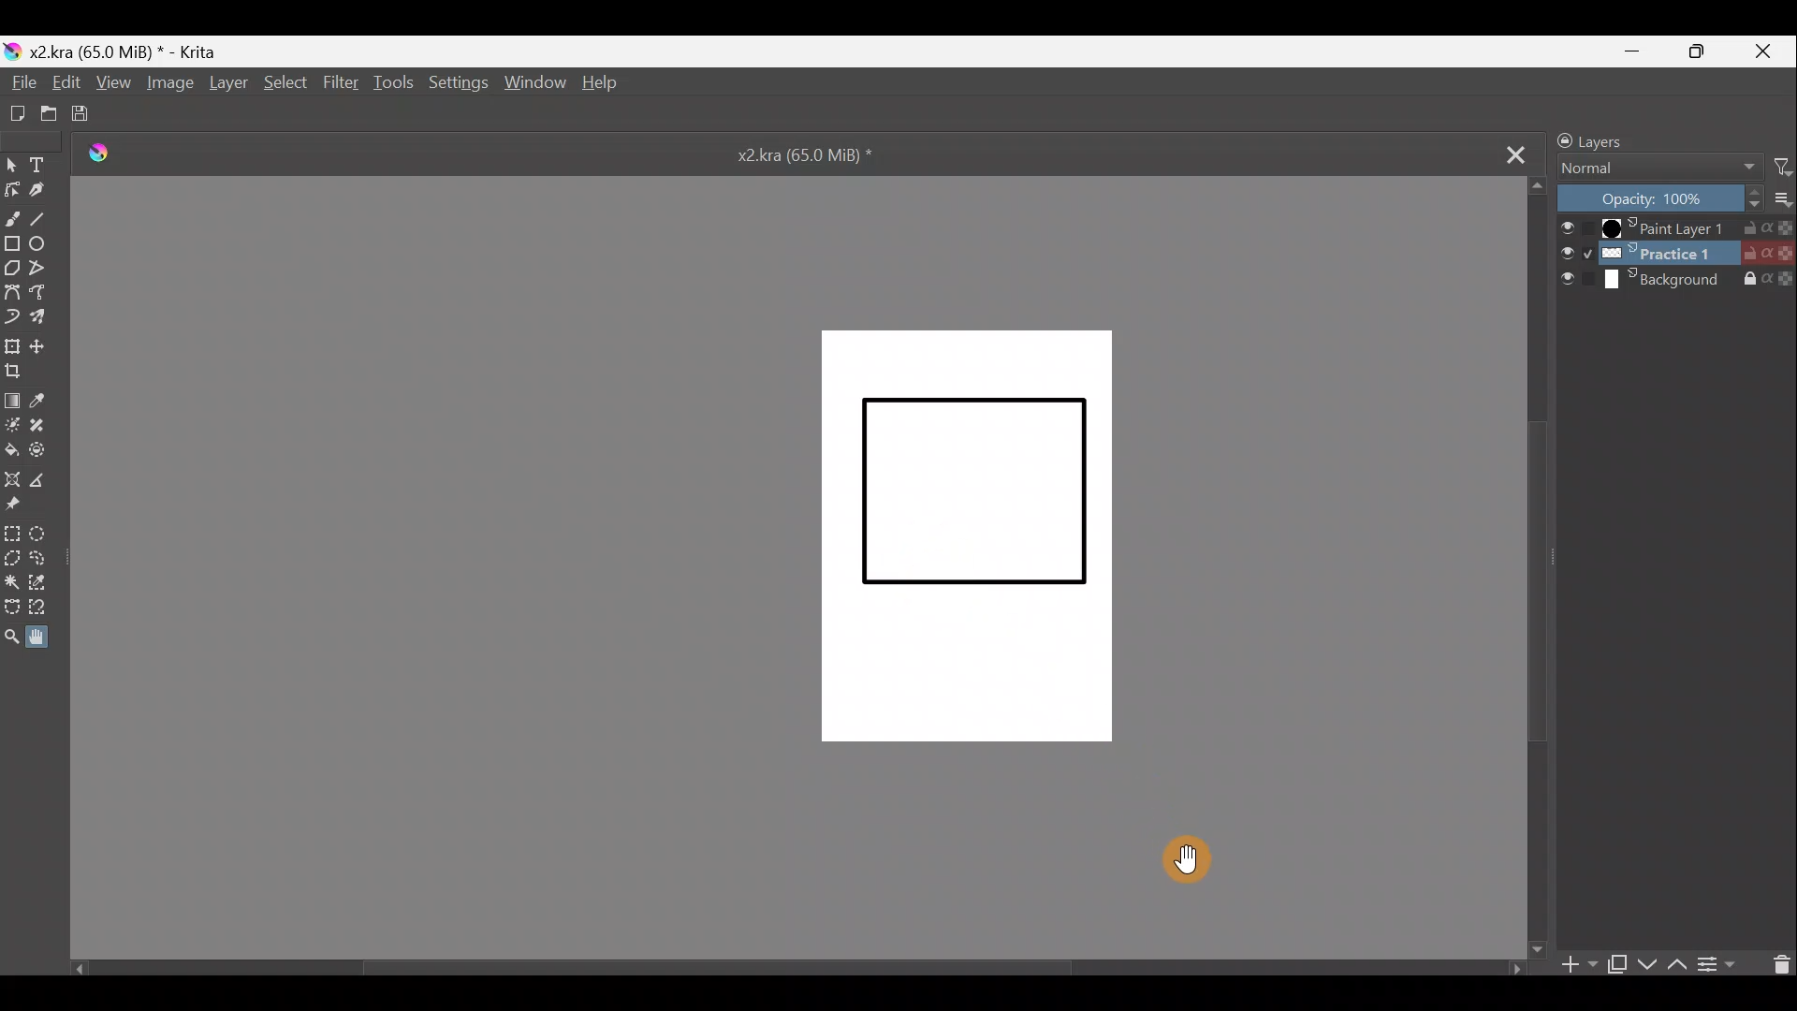 The width and height of the screenshot is (1797, 1011). I want to click on Layers, so click(1632, 140).